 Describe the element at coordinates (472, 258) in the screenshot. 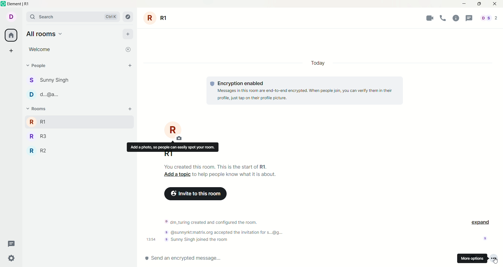

I see `more options` at that location.